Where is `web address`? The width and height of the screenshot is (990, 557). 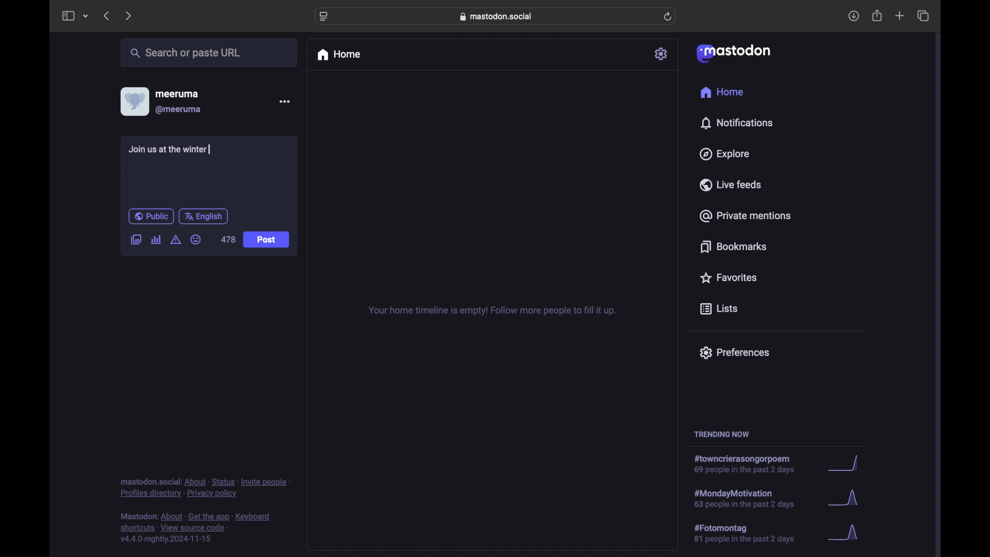
web address is located at coordinates (498, 16).